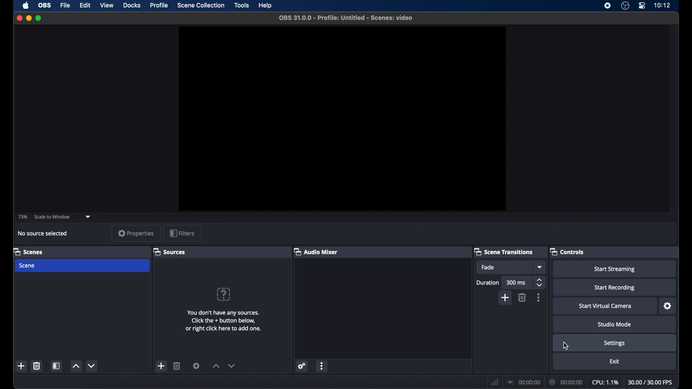 Image resolution: width=692 pixels, height=389 pixels. What do you see at coordinates (615, 343) in the screenshot?
I see `settings` at bounding box center [615, 343].